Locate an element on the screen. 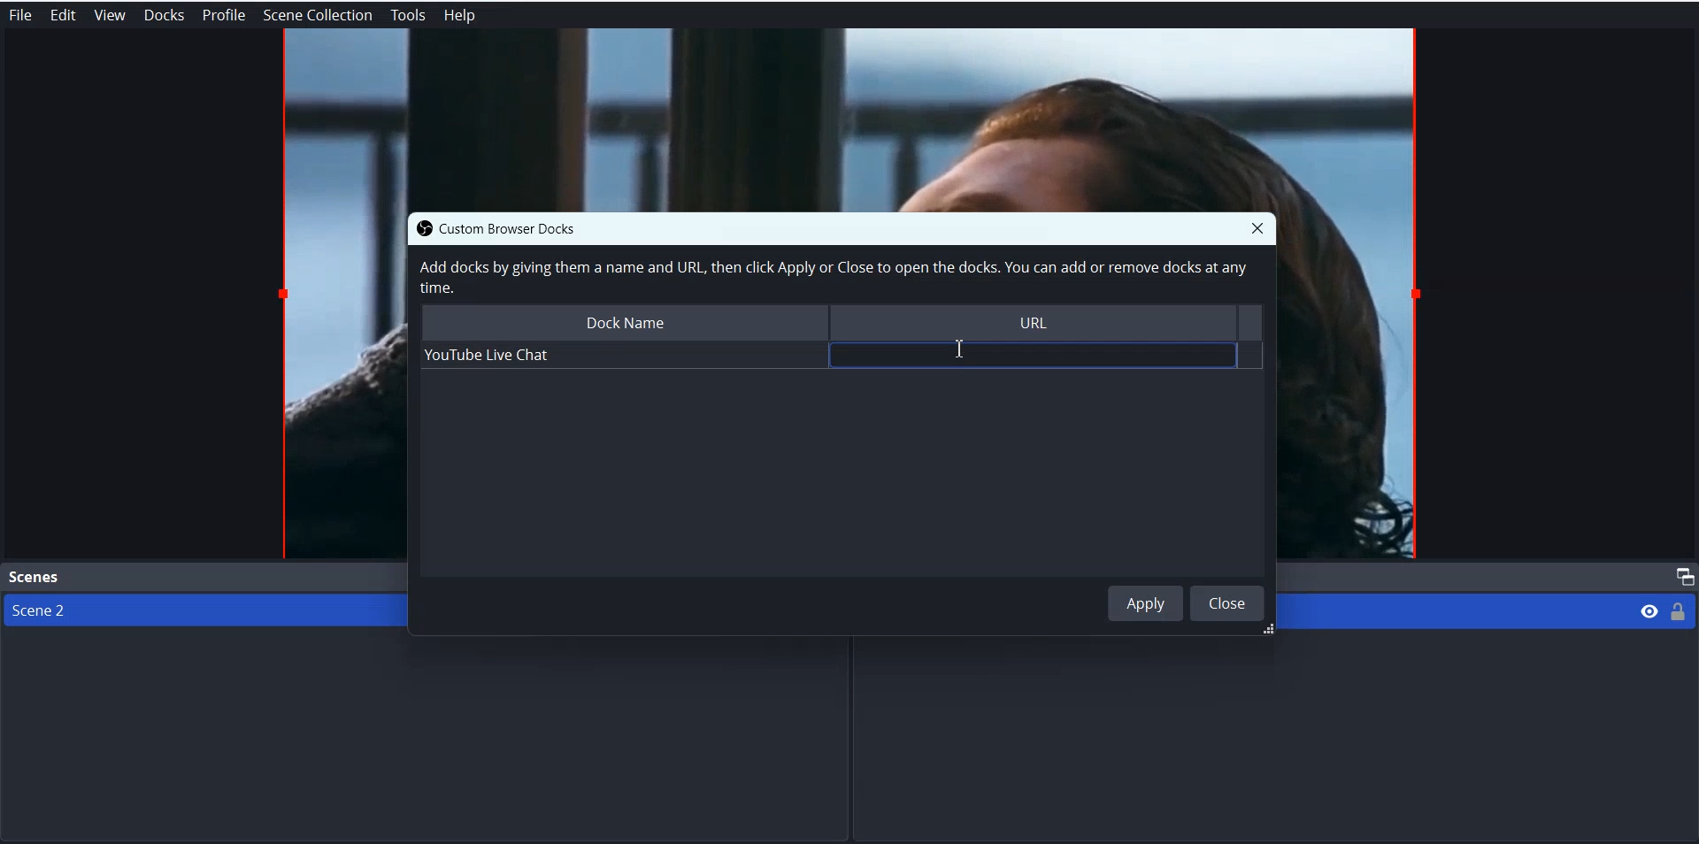 This screenshot has height=844, width=1699. OBS logo is located at coordinates (419, 228).